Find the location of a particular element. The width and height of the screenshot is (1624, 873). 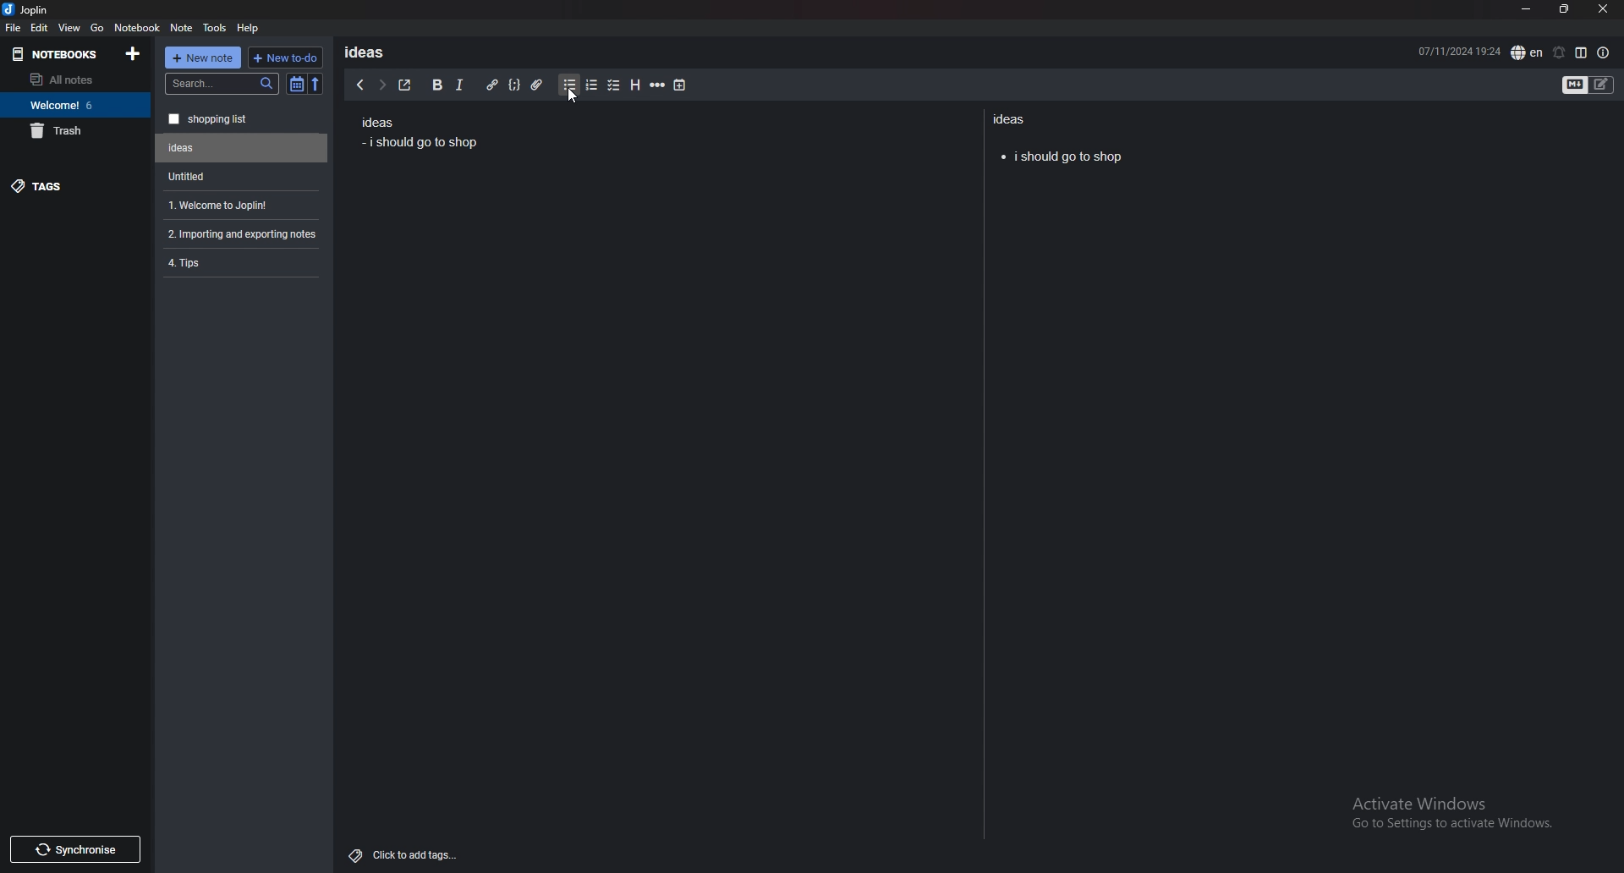

i should go to shop is located at coordinates (423, 144).